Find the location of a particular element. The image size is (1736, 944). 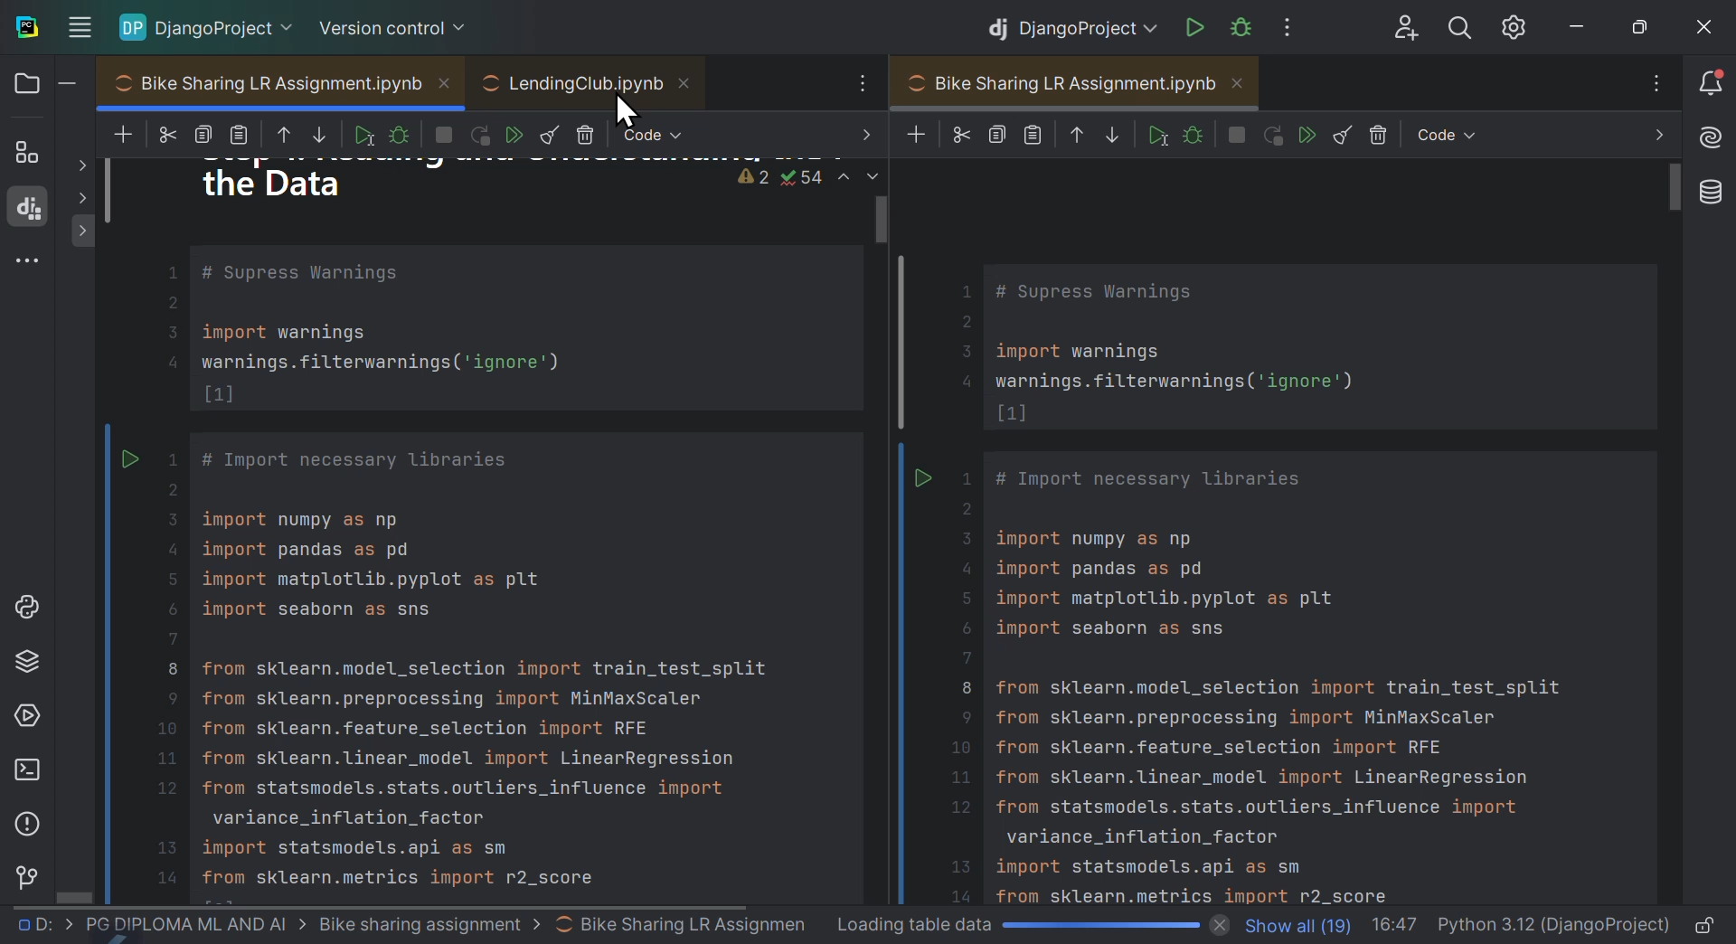

cut  is located at coordinates (166, 132).